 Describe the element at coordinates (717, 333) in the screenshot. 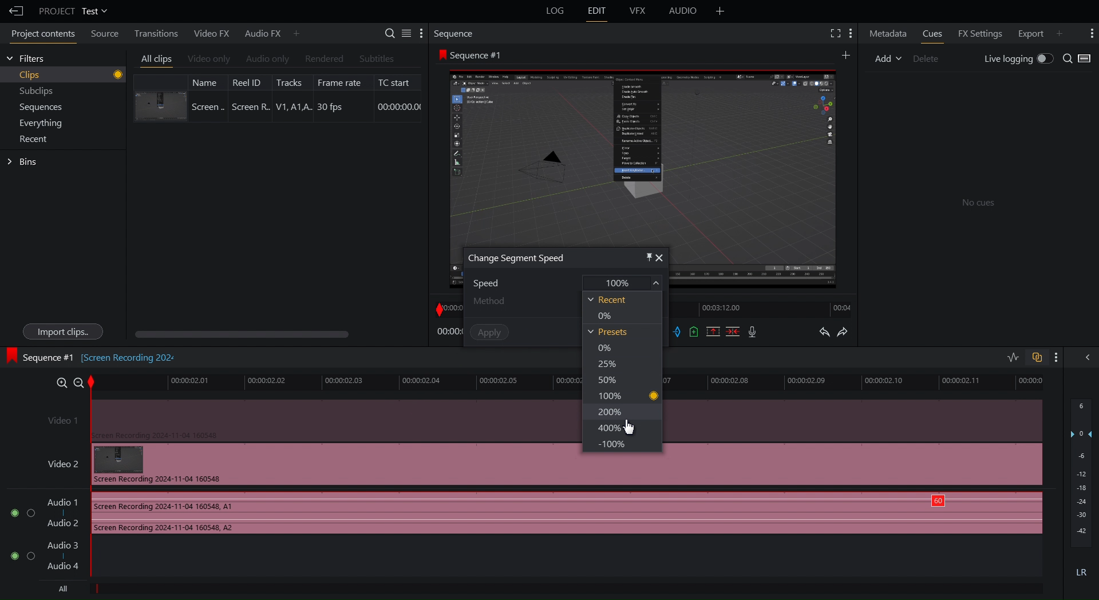

I see `Sequence Controls` at that location.